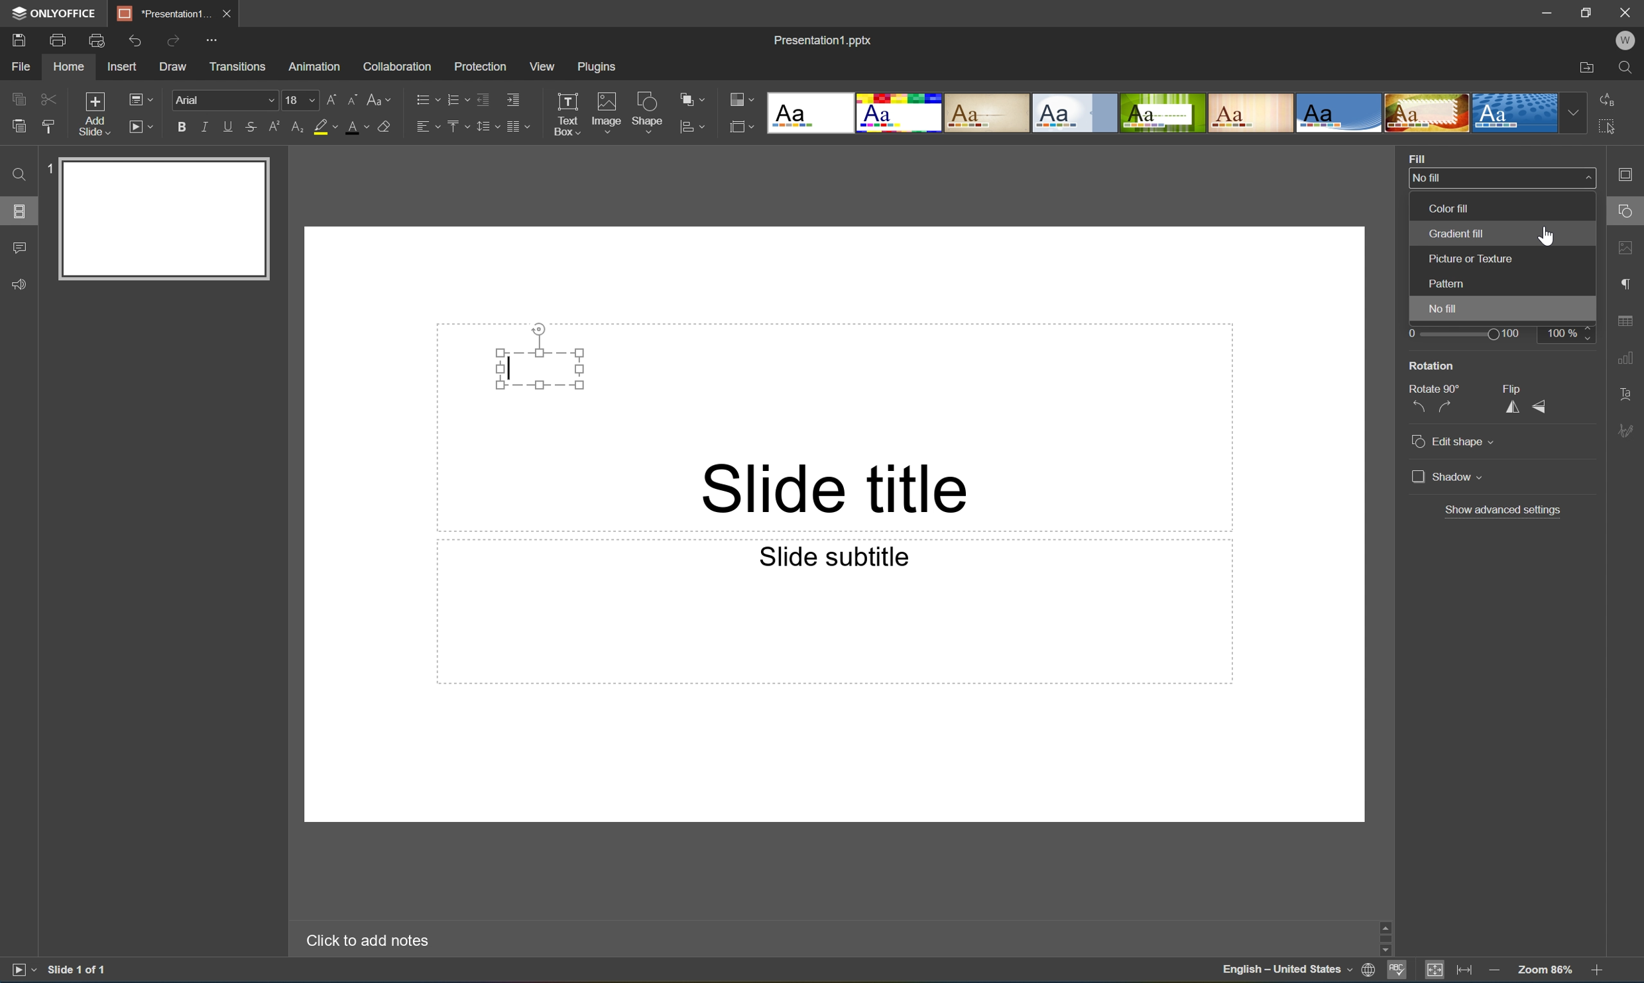 The width and height of the screenshot is (1644, 983). What do you see at coordinates (742, 129) in the screenshot?
I see `Select slide size` at bounding box center [742, 129].